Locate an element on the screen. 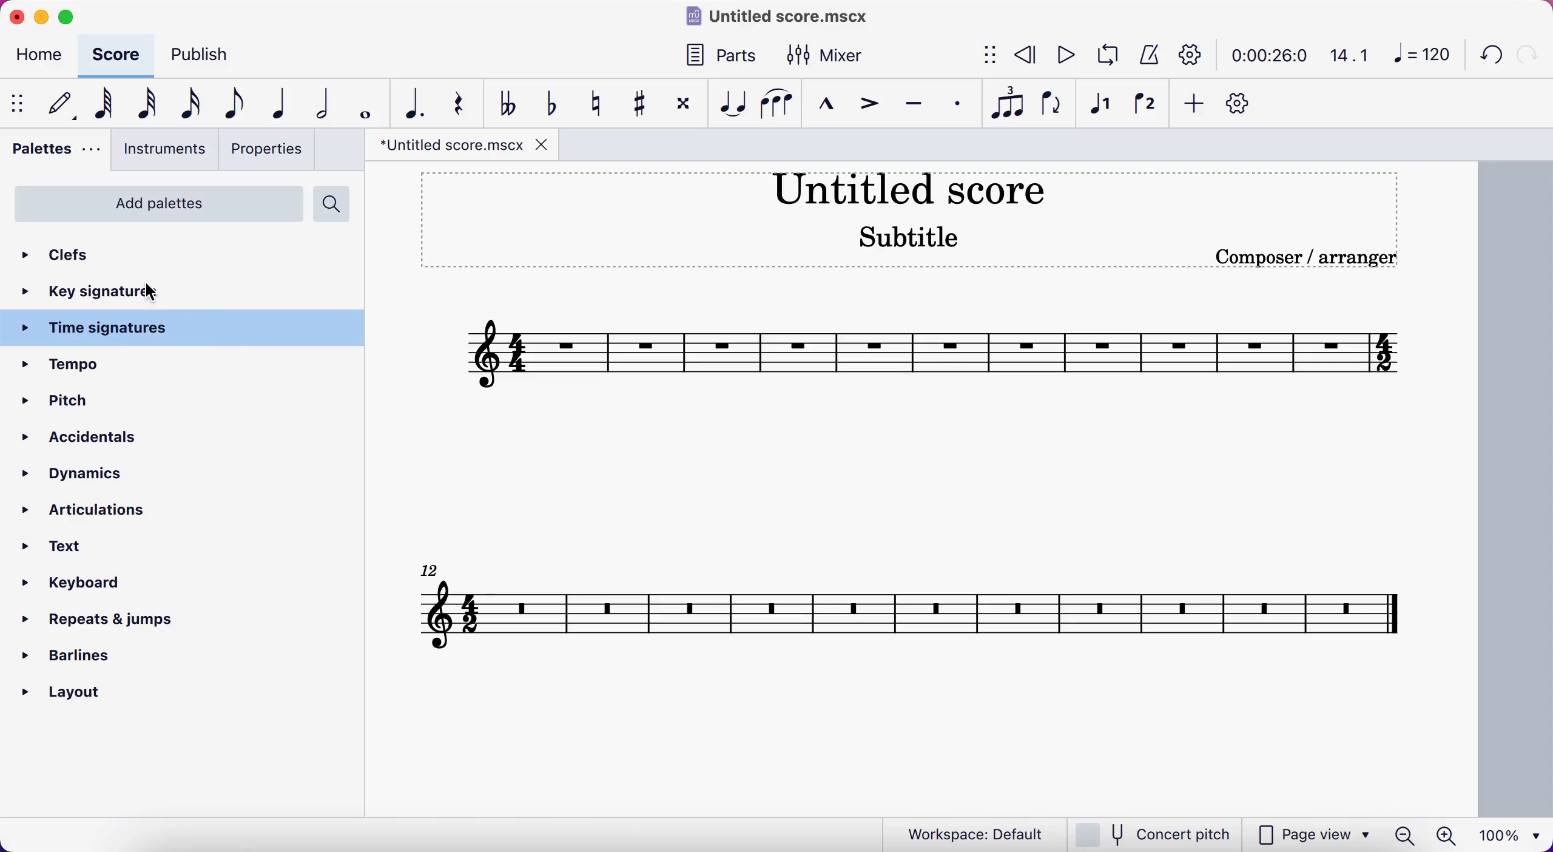 The width and height of the screenshot is (1553, 852). mixer is located at coordinates (834, 58).